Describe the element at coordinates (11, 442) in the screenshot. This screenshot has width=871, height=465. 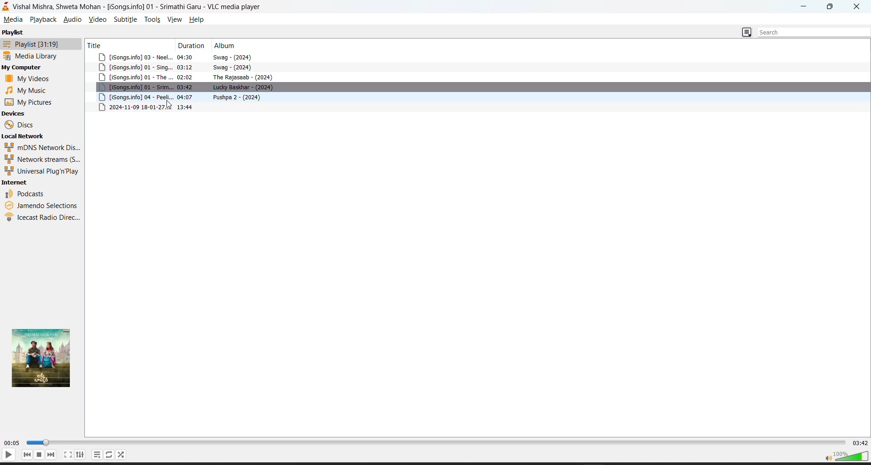
I see `current track time` at that location.